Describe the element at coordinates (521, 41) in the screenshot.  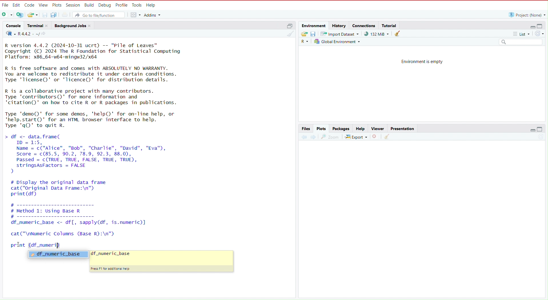
I see `Search field` at that location.